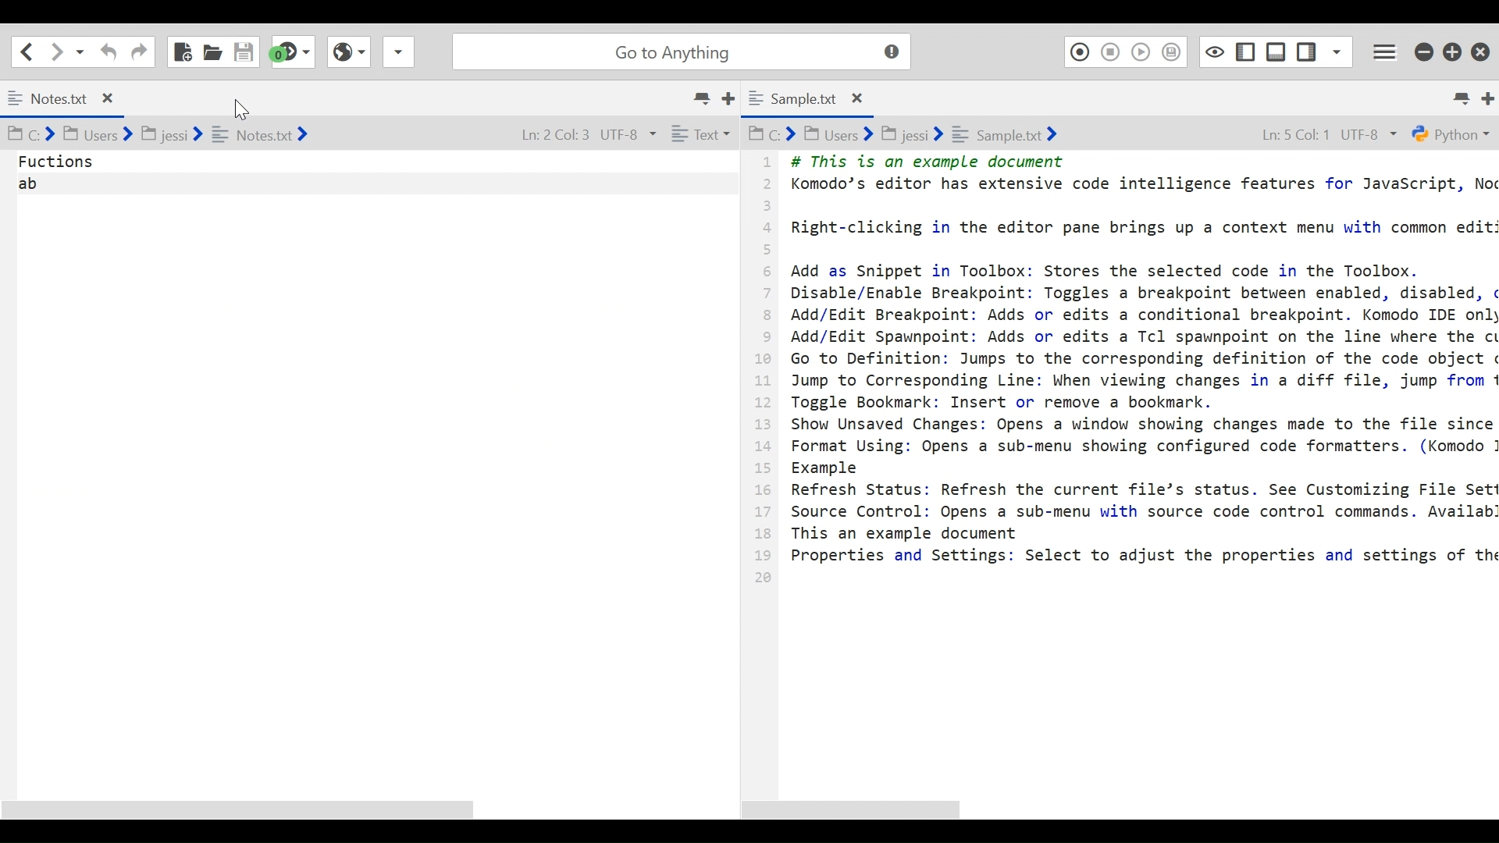 The height and width of the screenshot is (843, 1499). What do you see at coordinates (1078, 52) in the screenshot?
I see `Recording Macro` at bounding box center [1078, 52].